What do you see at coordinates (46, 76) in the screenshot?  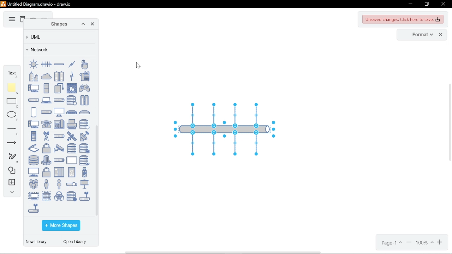 I see `cloud` at bounding box center [46, 76].